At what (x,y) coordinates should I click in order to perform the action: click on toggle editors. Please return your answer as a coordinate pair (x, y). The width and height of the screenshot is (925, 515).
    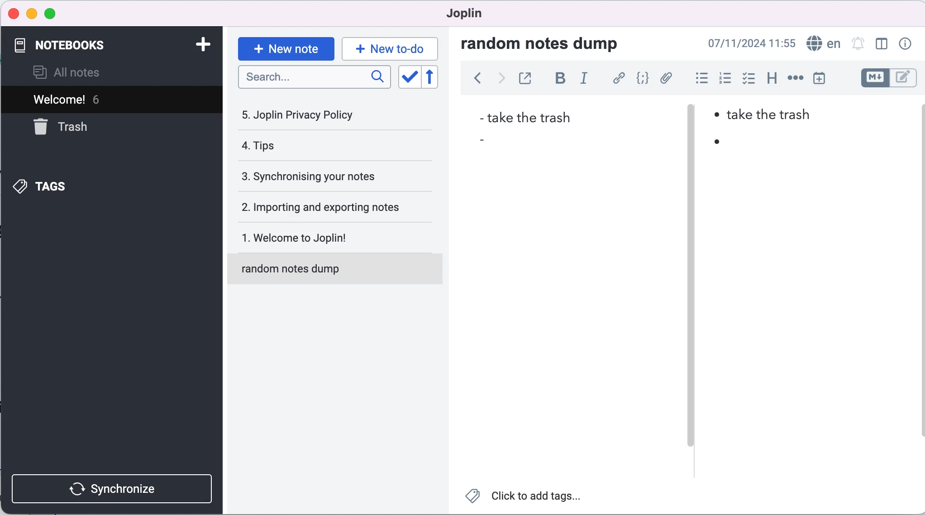
    Looking at the image, I should click on (888, 79).